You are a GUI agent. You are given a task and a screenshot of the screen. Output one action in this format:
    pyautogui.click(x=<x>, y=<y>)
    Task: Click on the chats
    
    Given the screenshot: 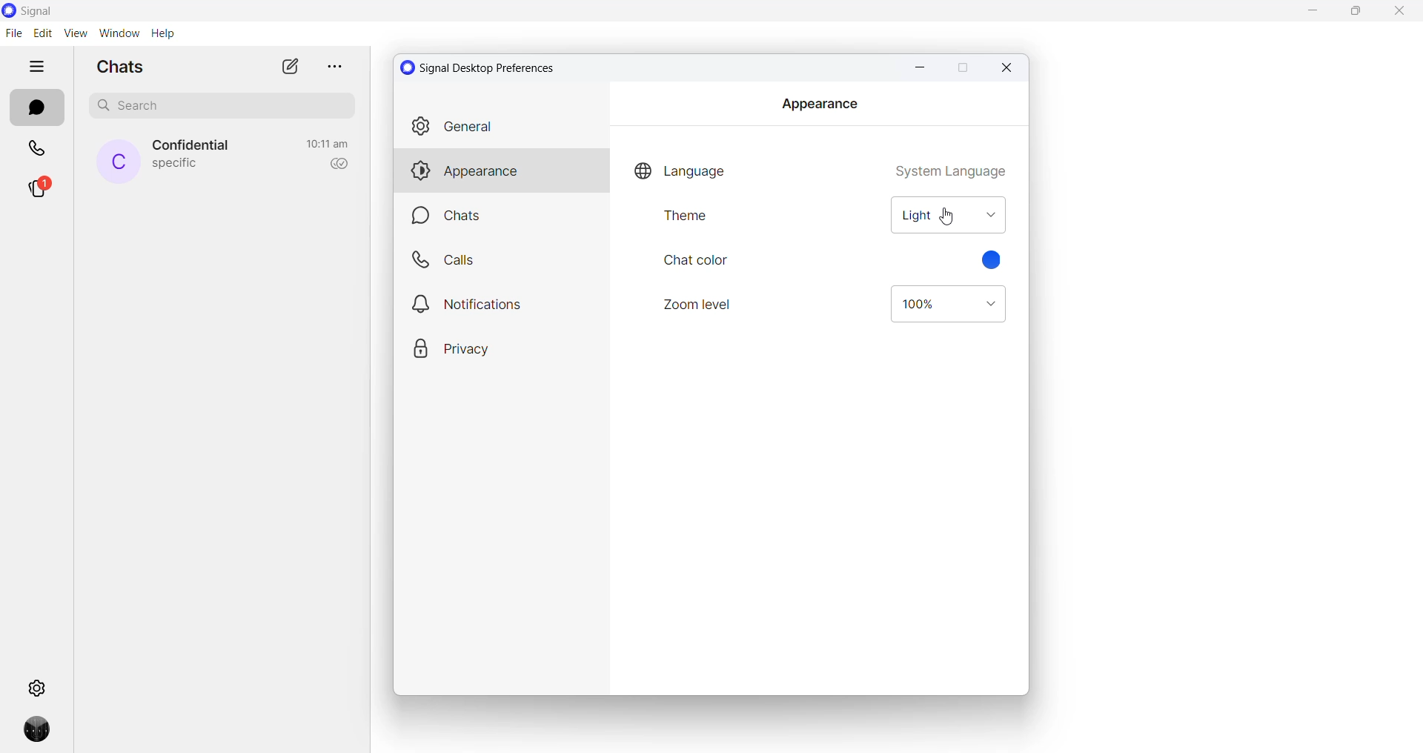 What is the action you would take?
    pyautogui.click(x=36, y=108)
    